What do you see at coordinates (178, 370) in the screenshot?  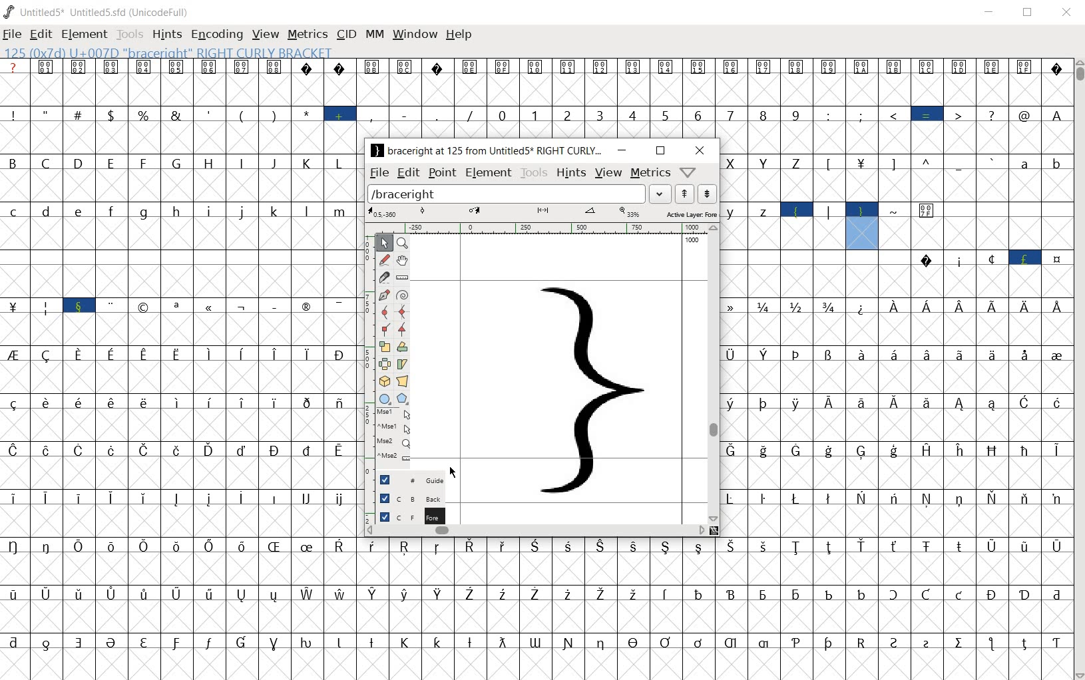 I see `glyph characters` at bounding box center [178, 370].